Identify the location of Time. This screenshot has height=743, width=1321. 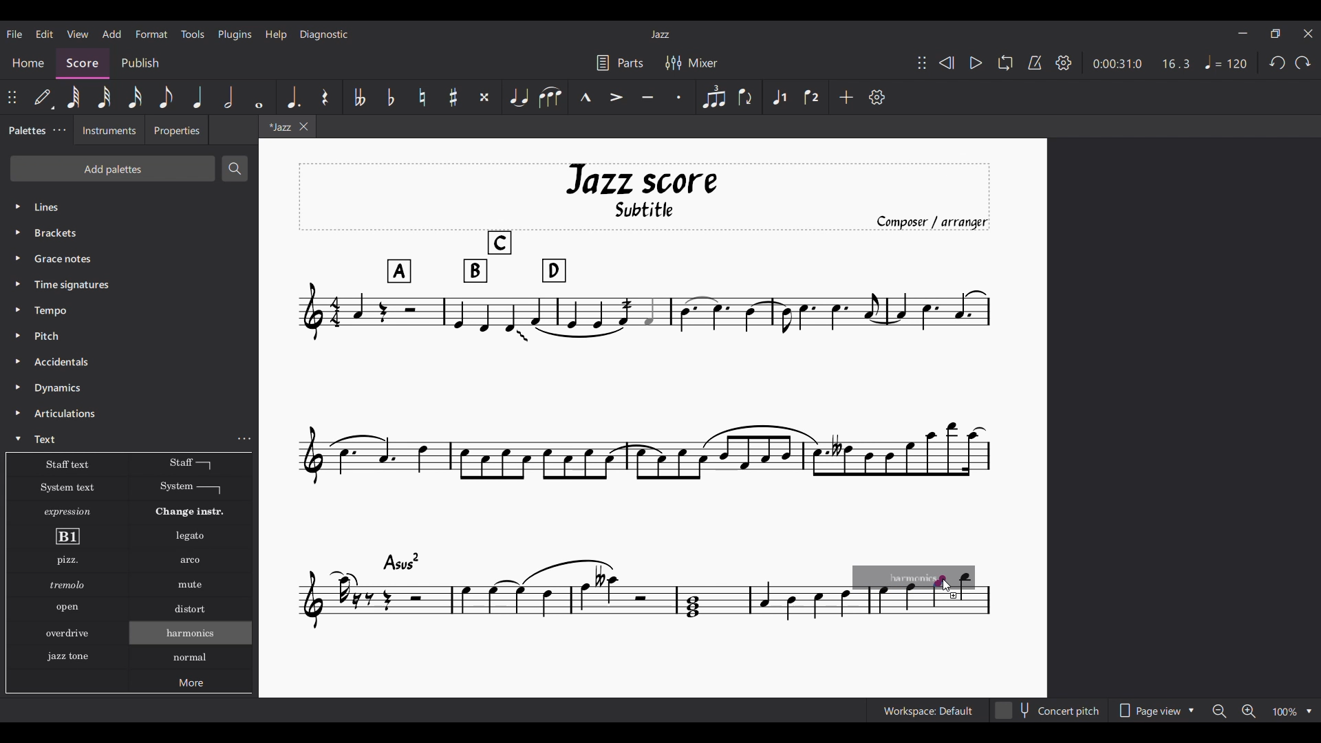
(89, 285).